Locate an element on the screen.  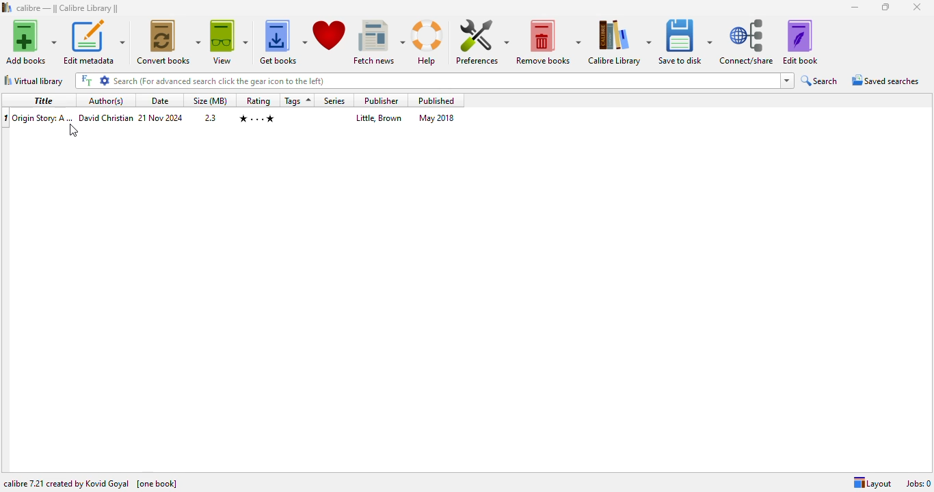
edit metadata is located at coordinates (94, 42).